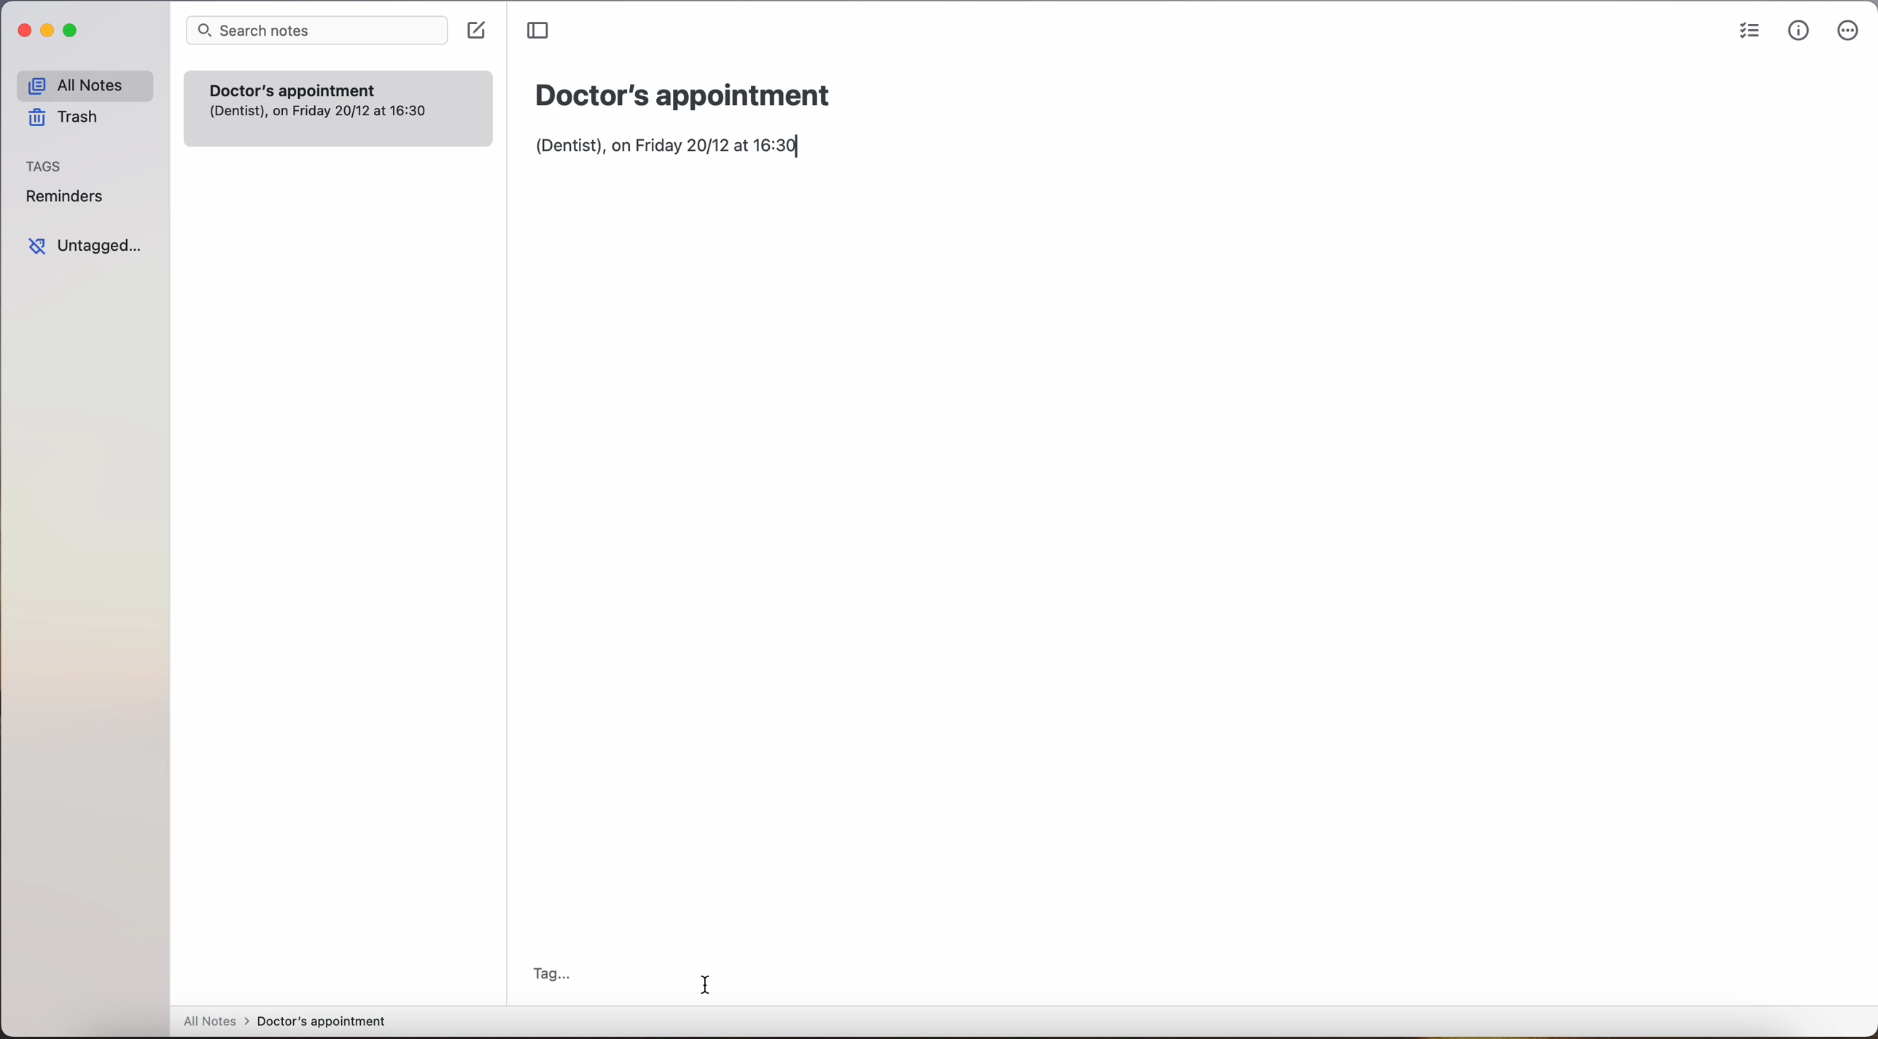 This screenshot has width=1878, height=1039. What do you see at coordinates (338, 108) in the screenshot?
I see `Doctor's appointment` at bounding box center [338, 108].